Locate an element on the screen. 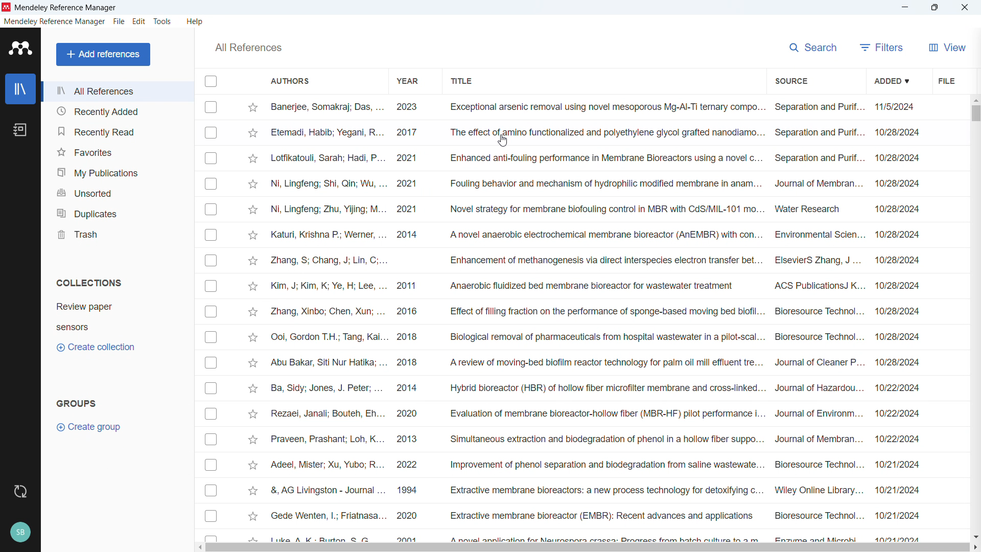  edit is located at coordinates (138, 21).